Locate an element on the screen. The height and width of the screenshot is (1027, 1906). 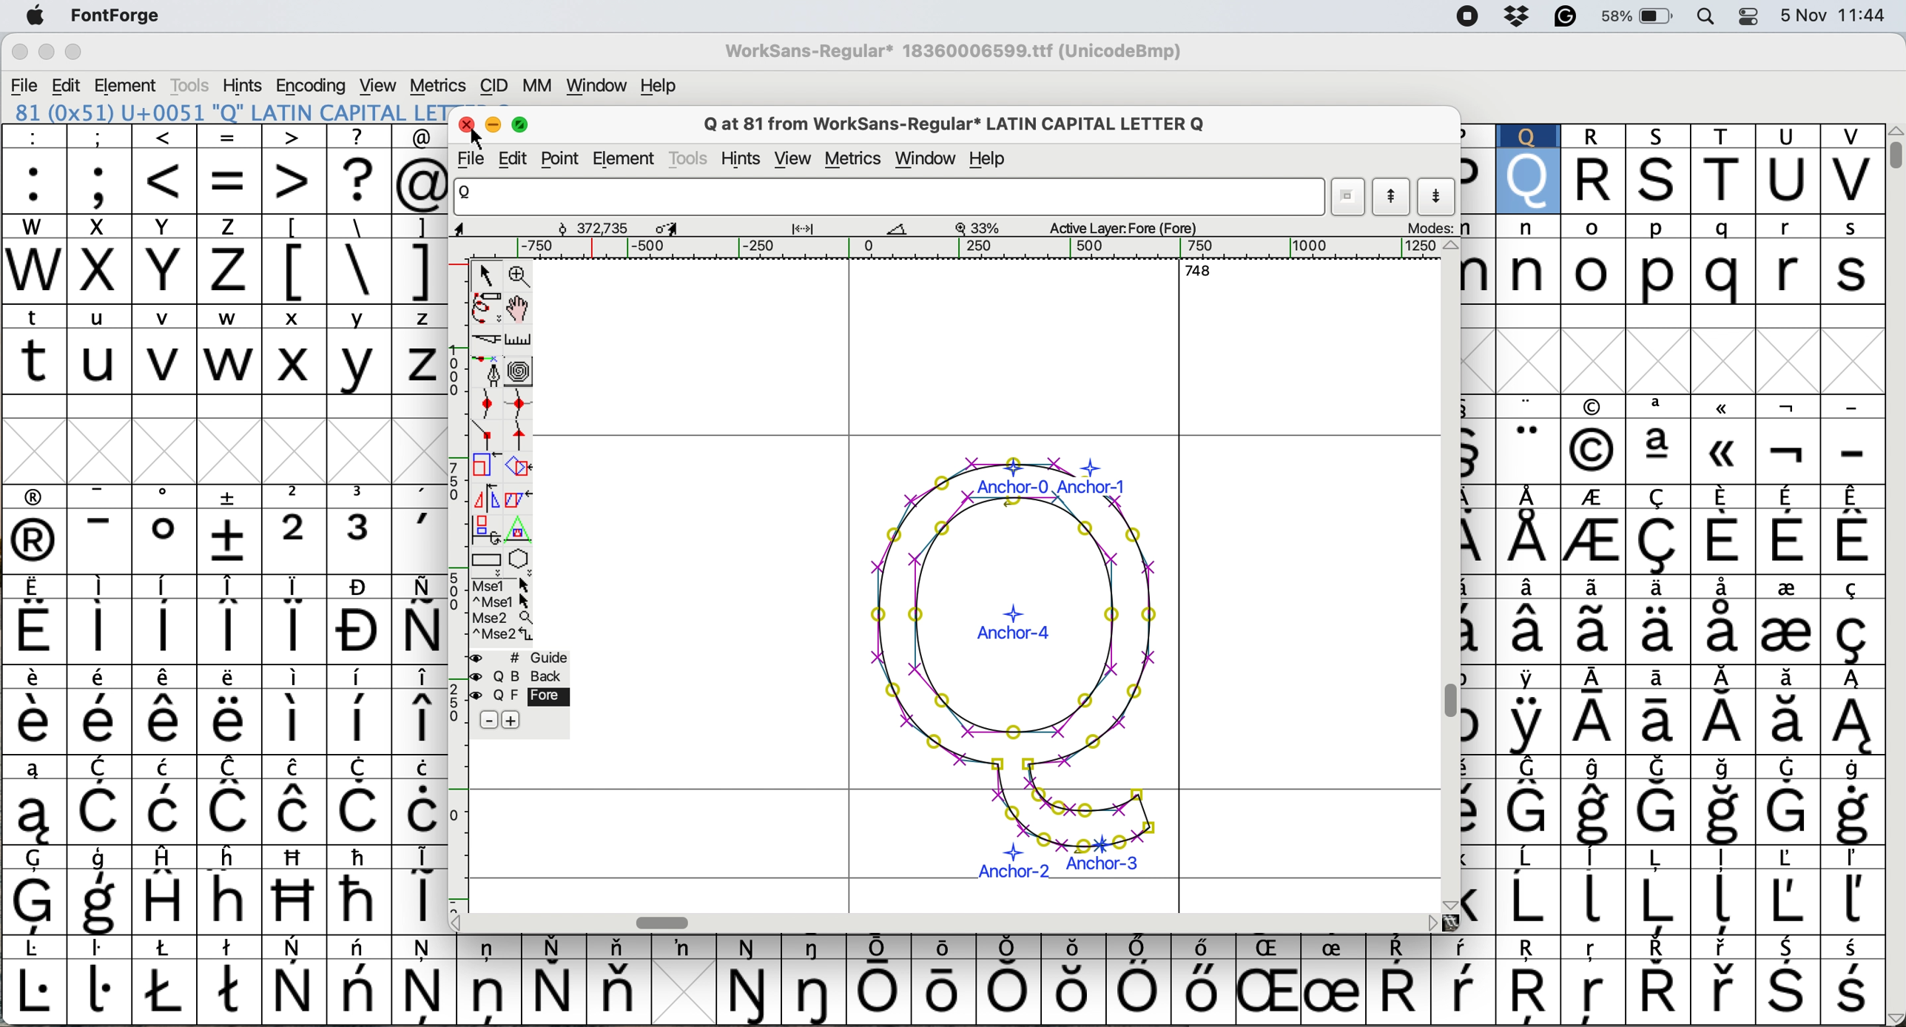
spotlight search is located at coordinates (1710, 18).